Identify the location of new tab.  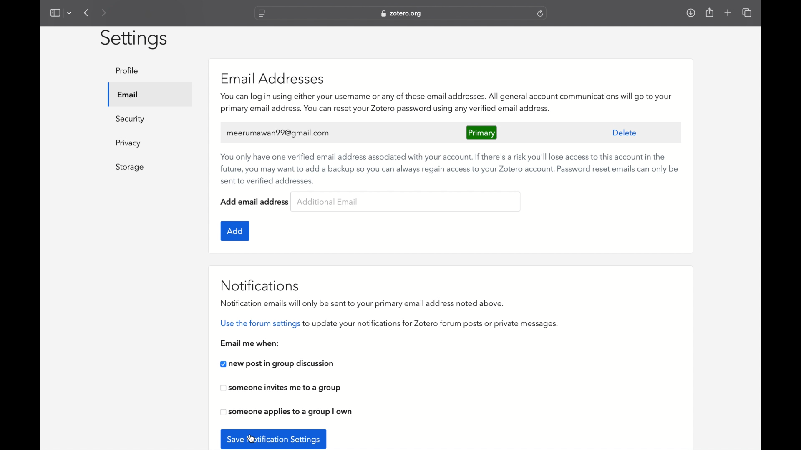
(728, 12).